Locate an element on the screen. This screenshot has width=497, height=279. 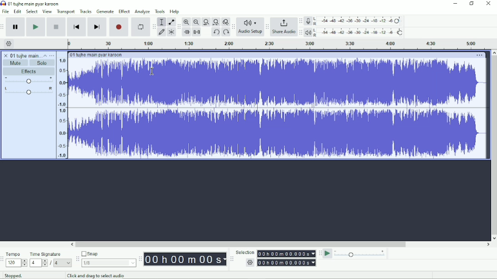
Analyze is located at coordinates (143, 12).